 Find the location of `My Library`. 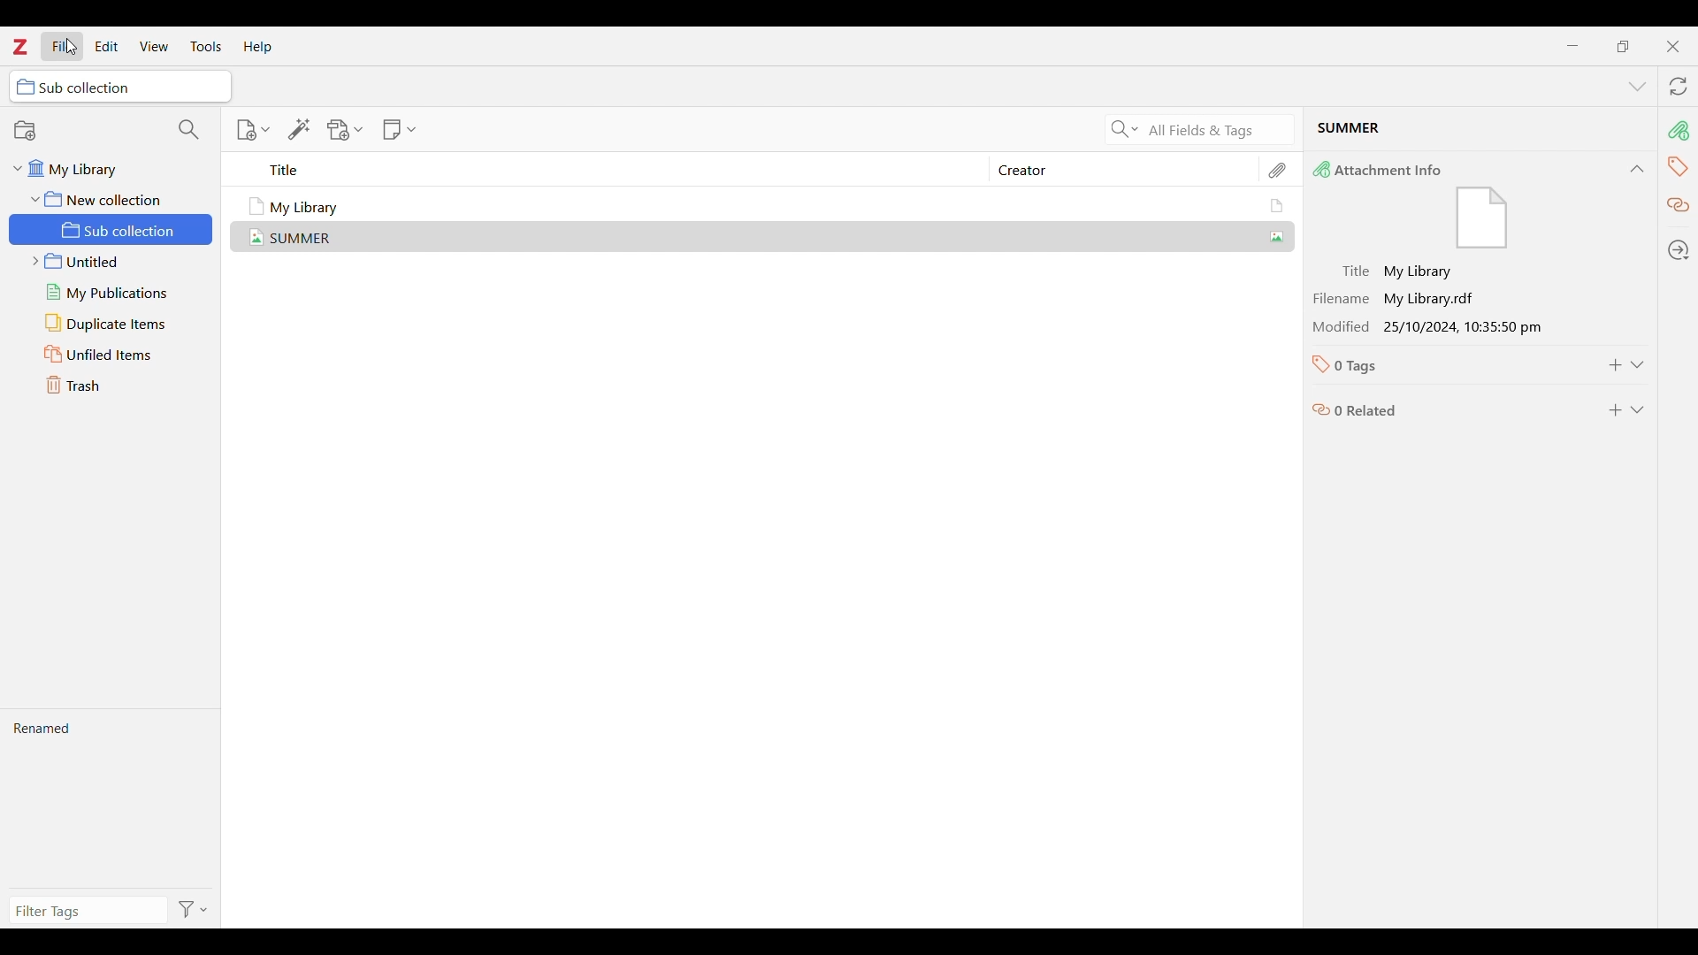

My Library is located at coordinates (769, 206).